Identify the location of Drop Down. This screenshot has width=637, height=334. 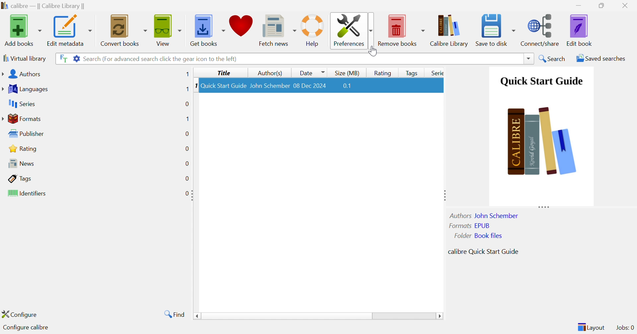
(529, 58).